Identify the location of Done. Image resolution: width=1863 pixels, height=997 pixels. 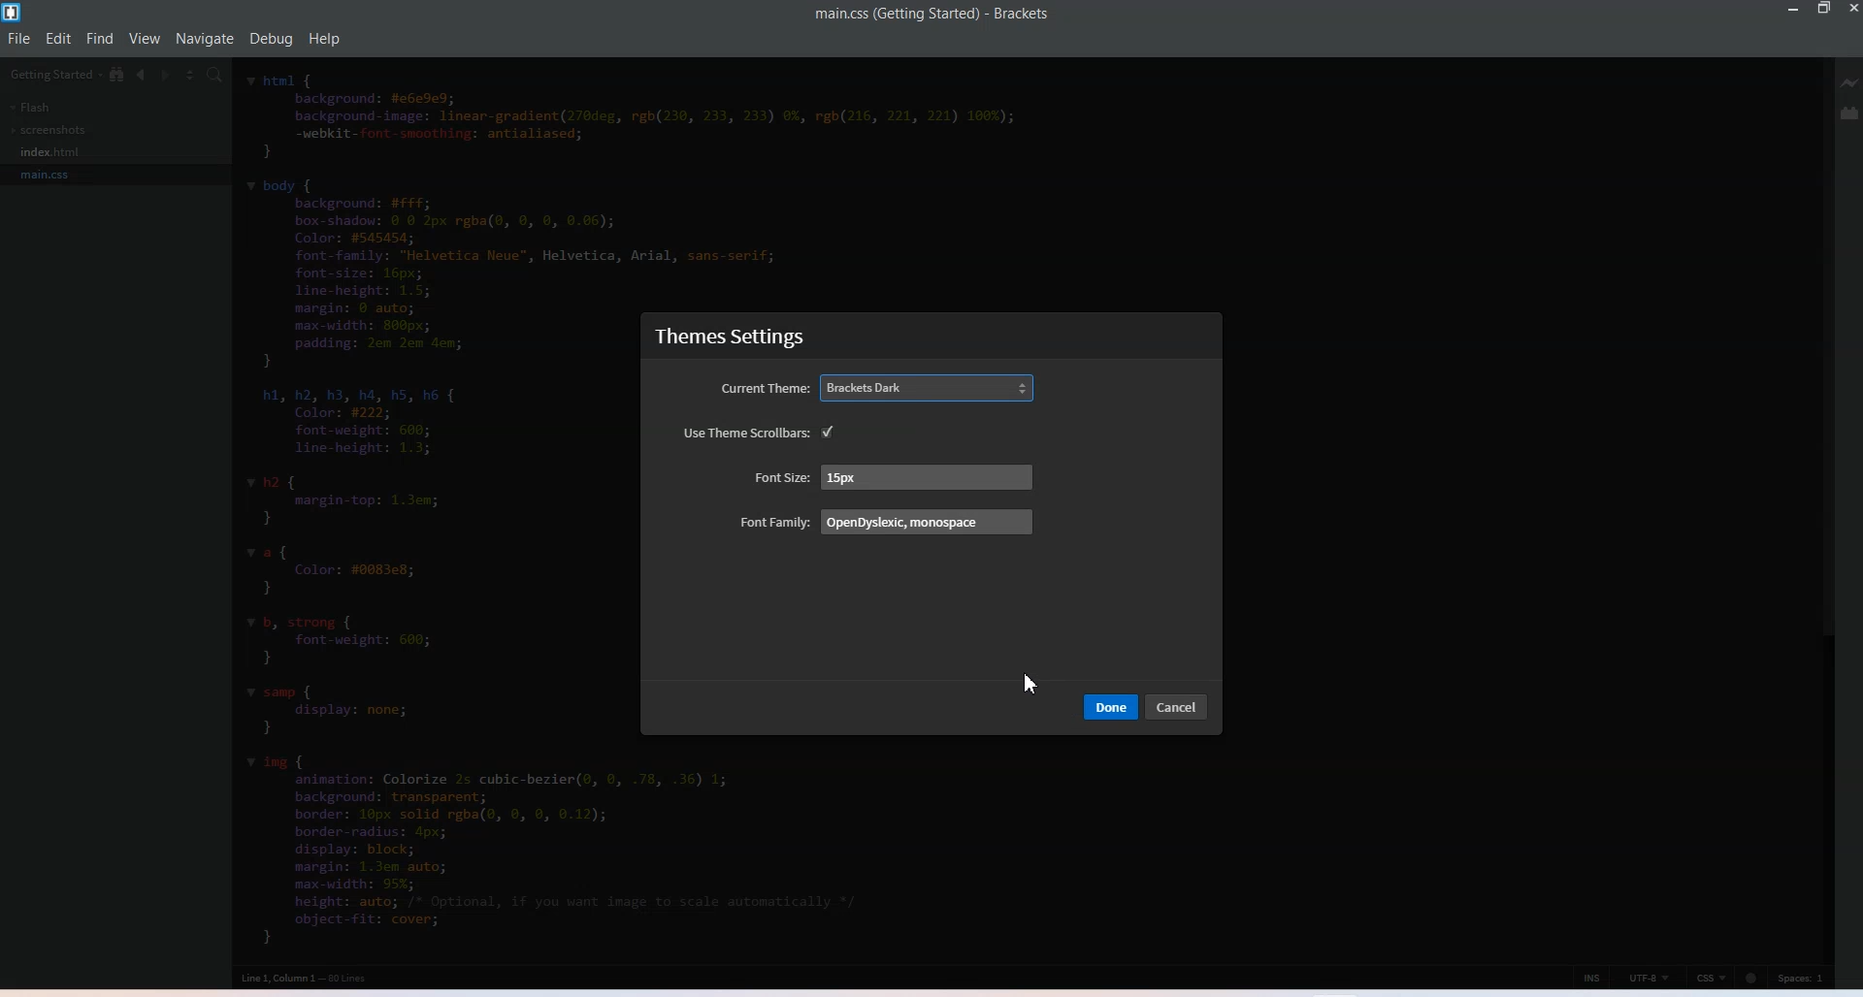
(1112, 706).